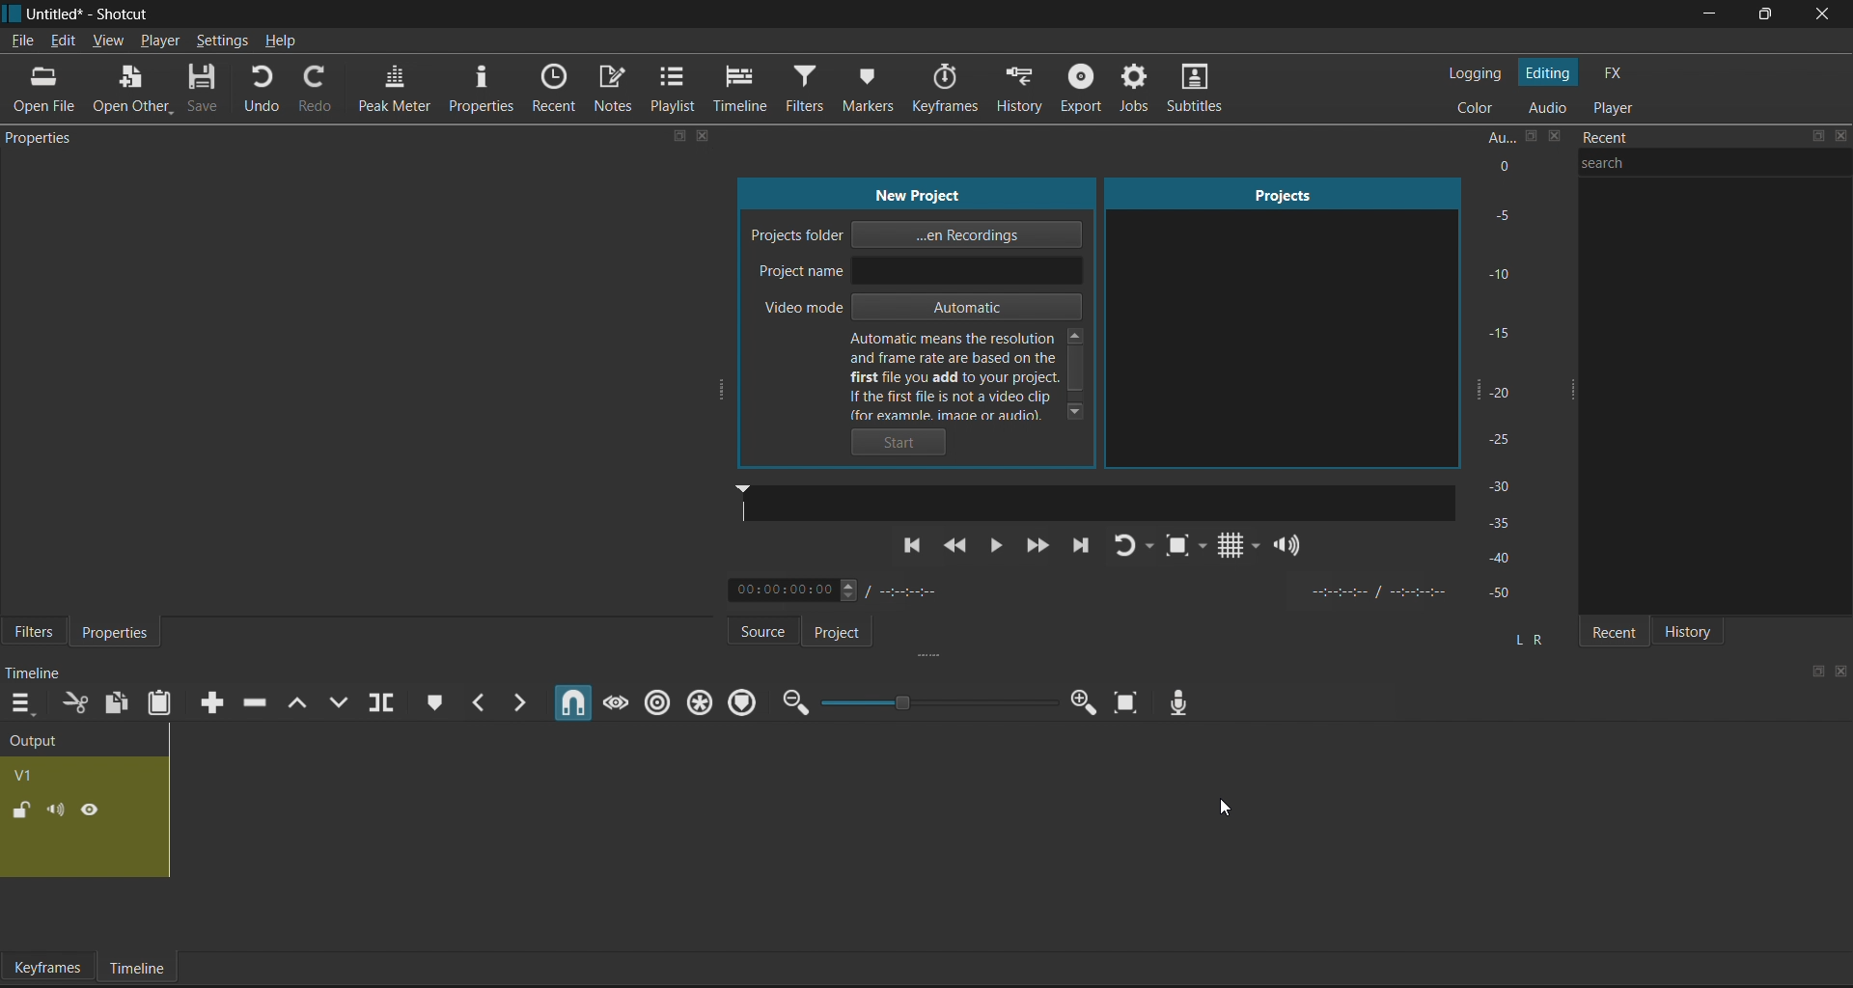 The width and height of the screenshot is (1853, 988). What do you see at coordinates (318, 92) in the screenshot?
I see `Redo` at bounding box center [318, 92].